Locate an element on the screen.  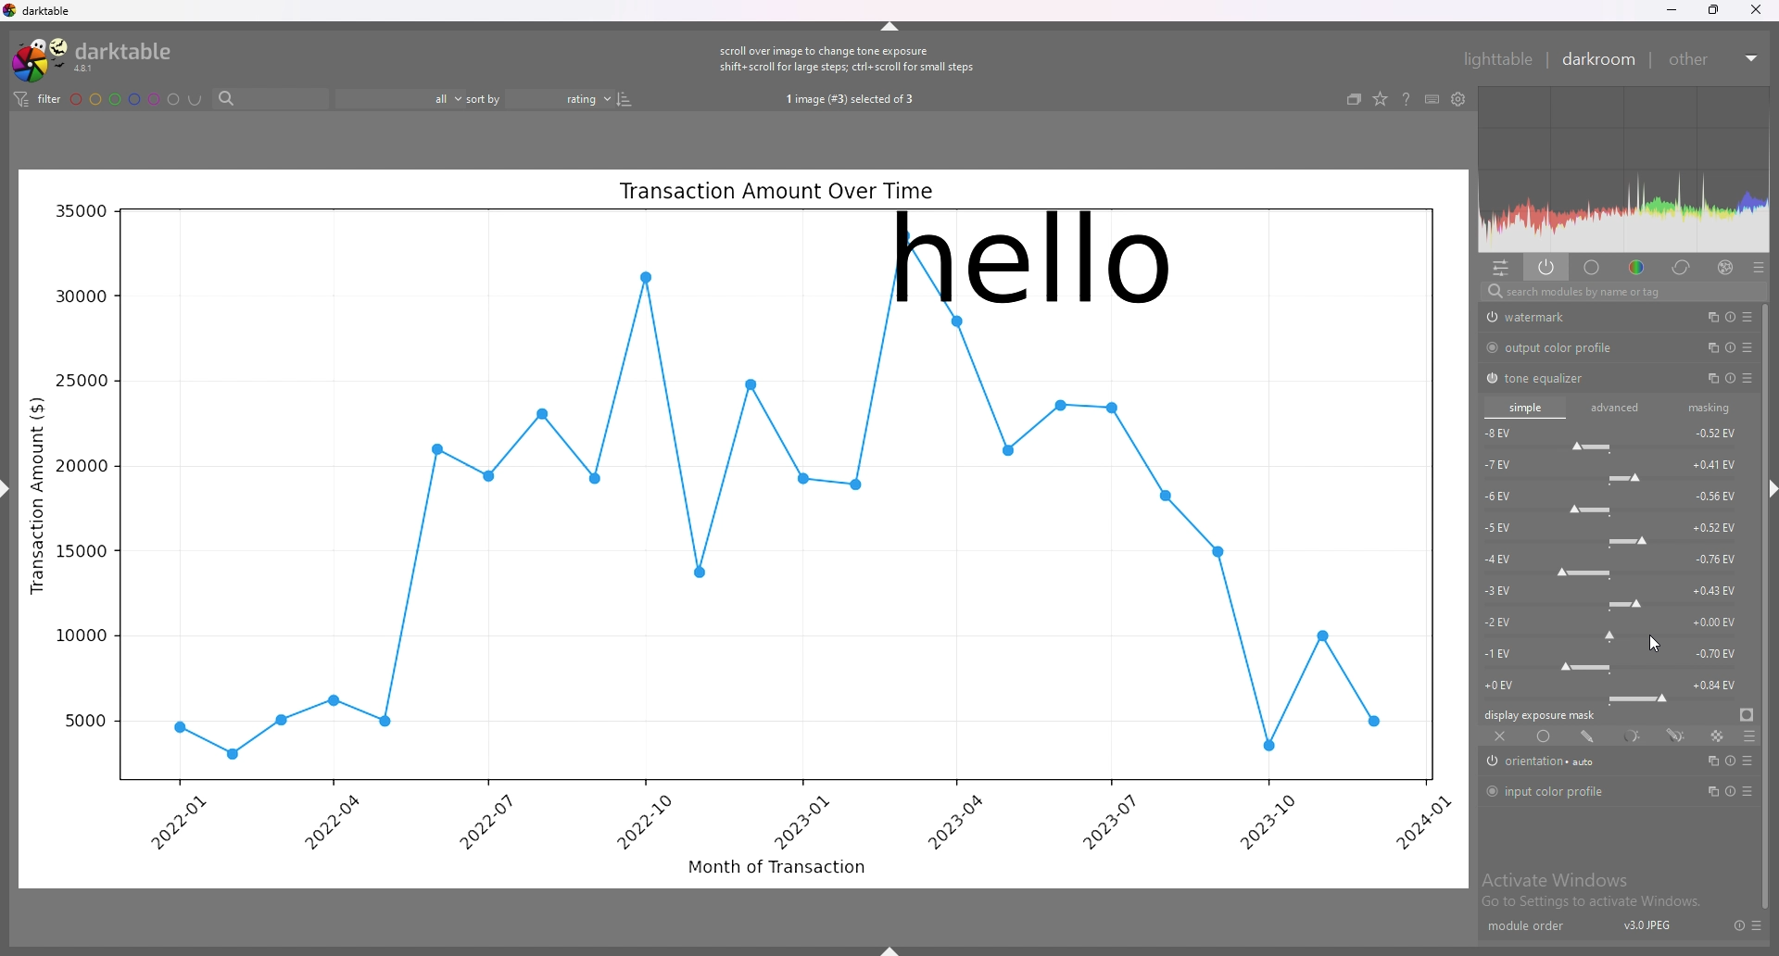
quick access panel is located at coordinates (1501, 269).